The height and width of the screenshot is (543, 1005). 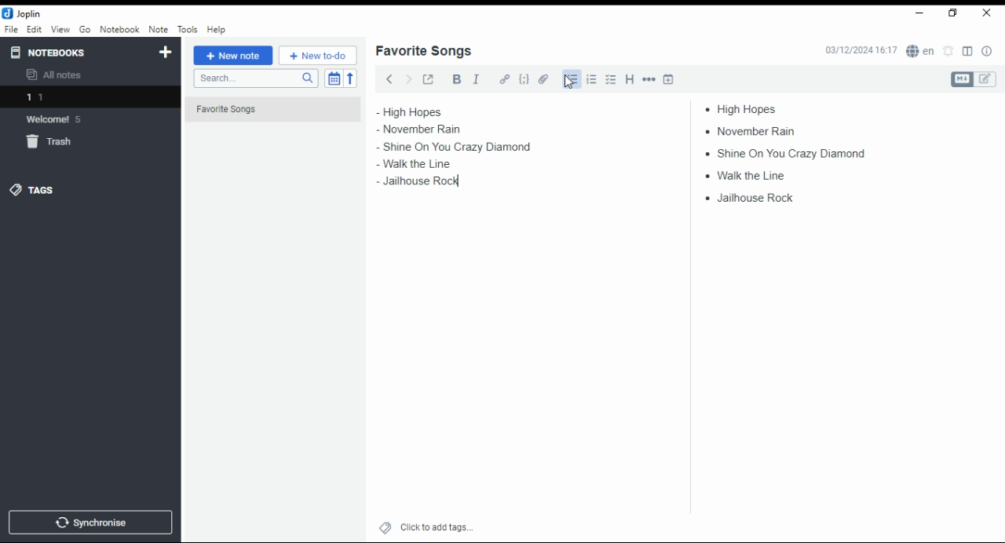 What do you see at coordinates (974, 79) in the screenshot?
I see `toggle editors` at bounding box center [974, 79].